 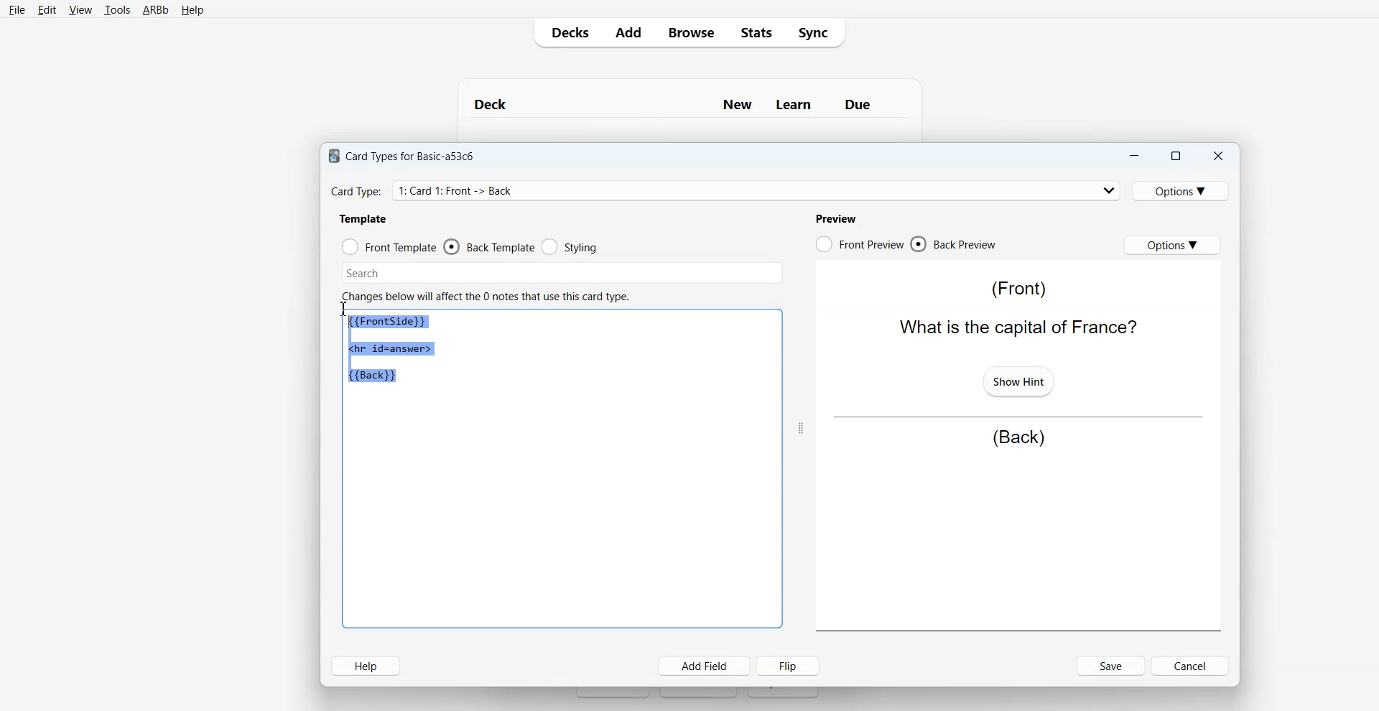 I want to click on Back Template, so click(x=489, y=247).